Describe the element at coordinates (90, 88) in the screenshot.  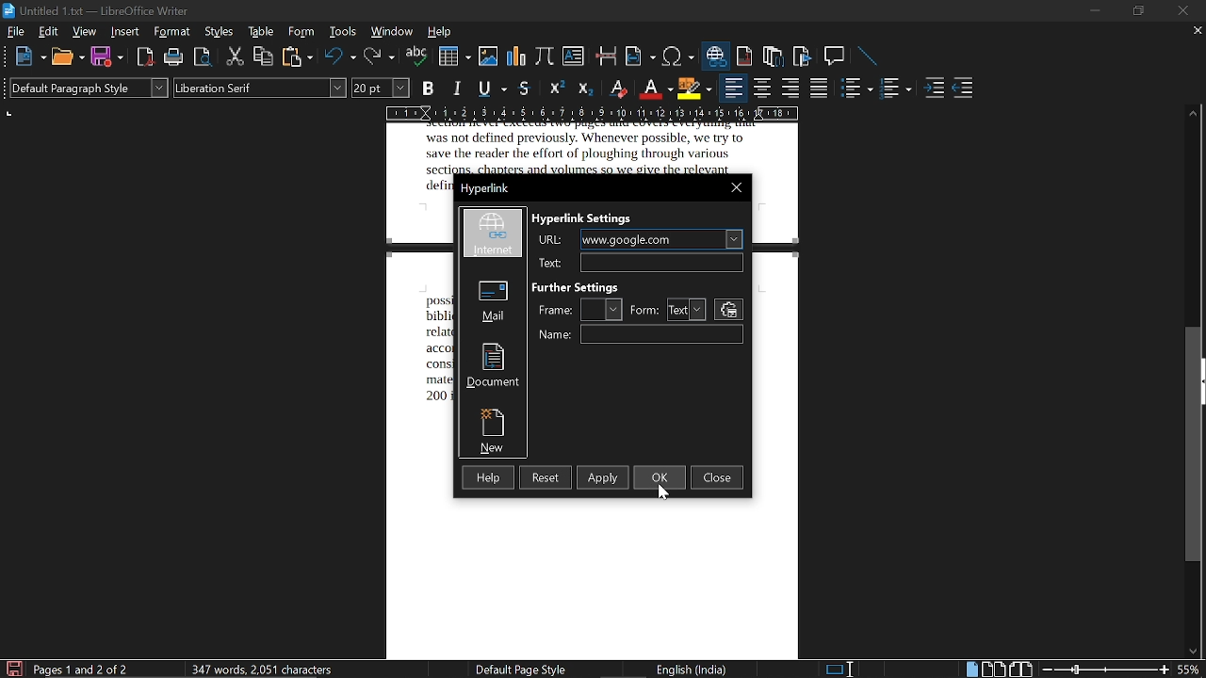
I see `paragraph style` at that location.